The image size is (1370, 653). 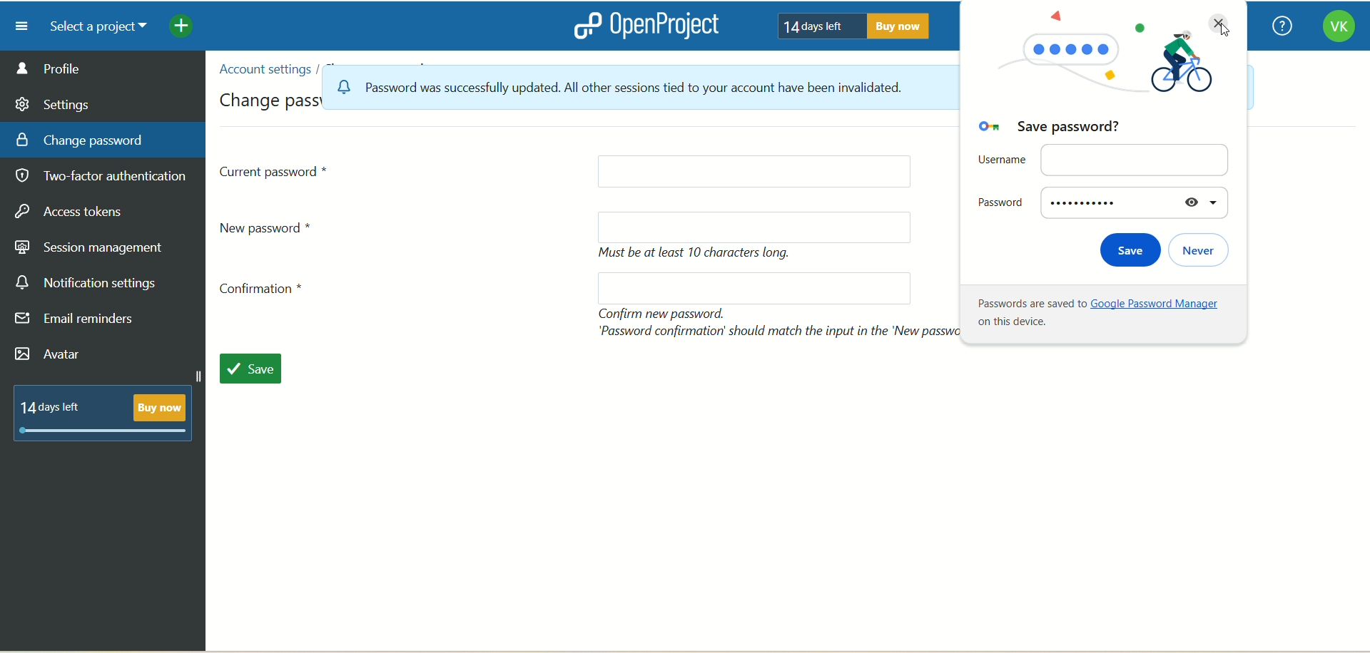 I want to click on session management, so click(x=91, y=245).